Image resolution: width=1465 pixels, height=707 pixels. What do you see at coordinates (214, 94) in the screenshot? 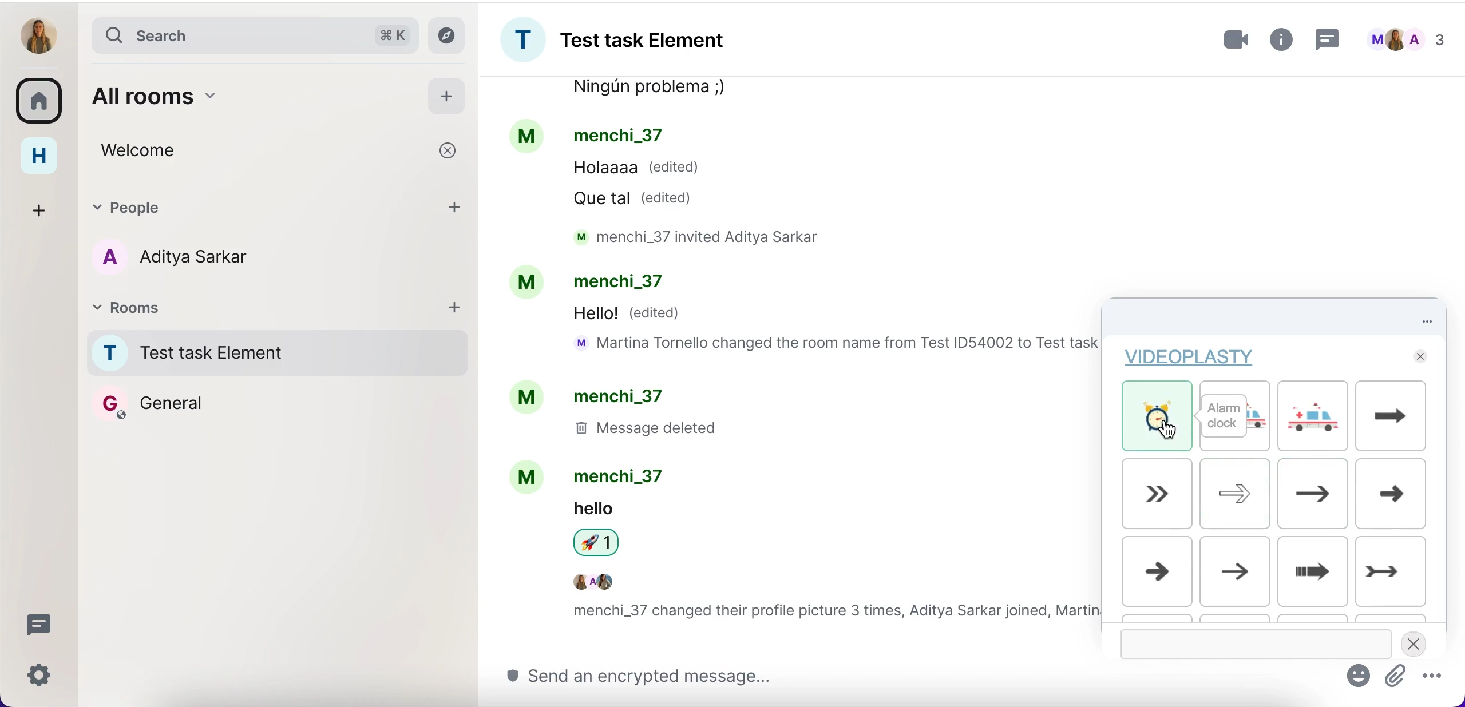
I see `all rooms` at bounding box center [214, 94].